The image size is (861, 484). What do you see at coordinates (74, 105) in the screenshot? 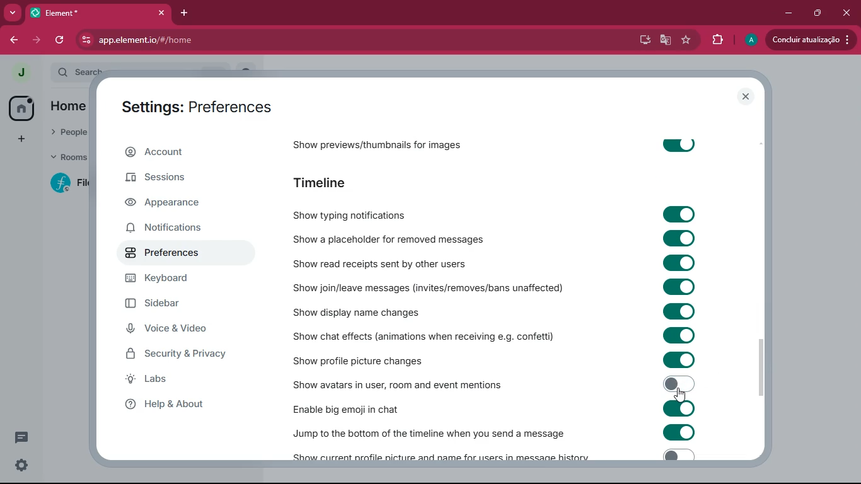
I see `home` at bounding box center [74, 105].